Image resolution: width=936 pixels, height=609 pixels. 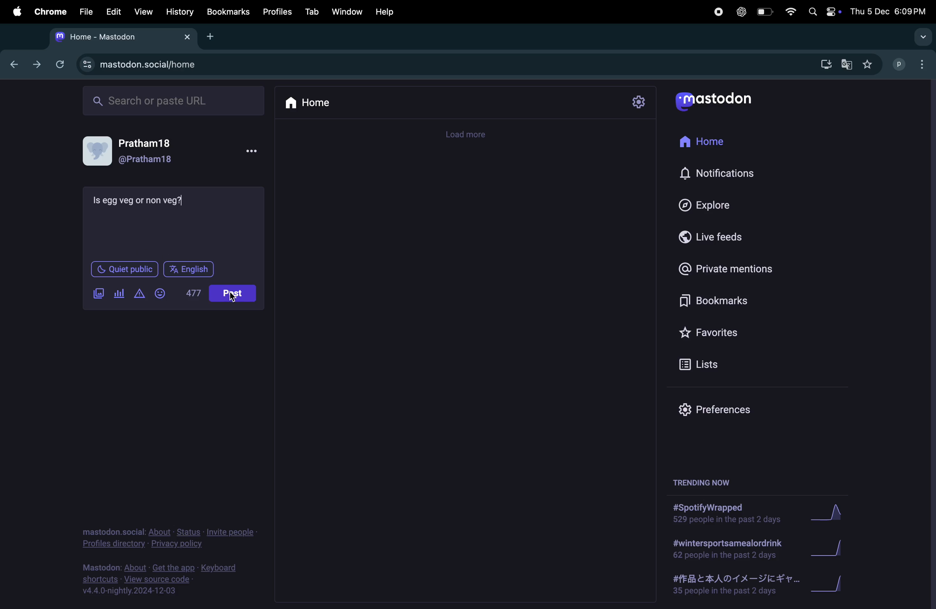 What do you see at coordinates (728, 549) in the screenshot?
I see `#wintersportdrink` at bounding box center [728, 549].